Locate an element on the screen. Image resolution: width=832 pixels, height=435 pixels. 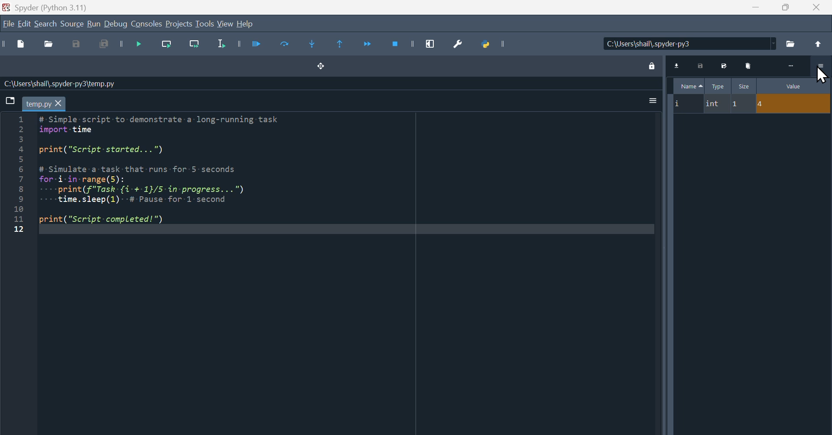
Python path manager is located at coordinates (487, 45).